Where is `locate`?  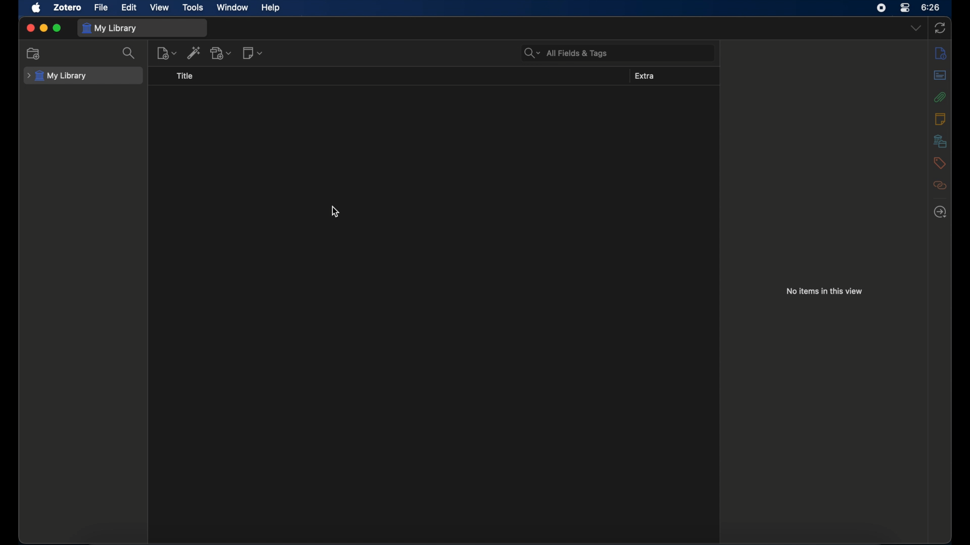 locate is located at coordinates (940, 211).